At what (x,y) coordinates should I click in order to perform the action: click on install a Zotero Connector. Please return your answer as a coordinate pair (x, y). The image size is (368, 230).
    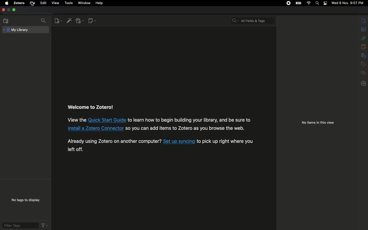
    Looking at the image, I should click on (95, 128).